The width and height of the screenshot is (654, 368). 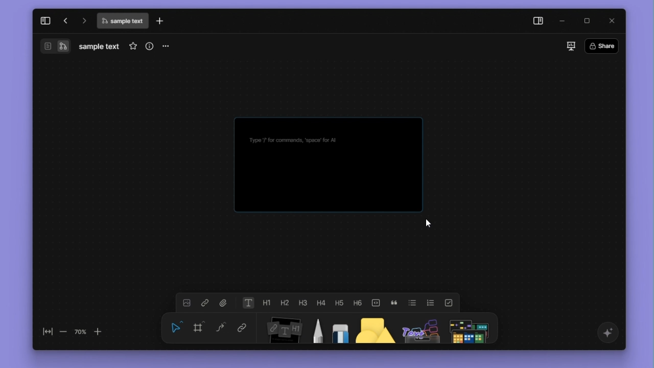 I want to click on heading 5, so click(x=339, y=302).